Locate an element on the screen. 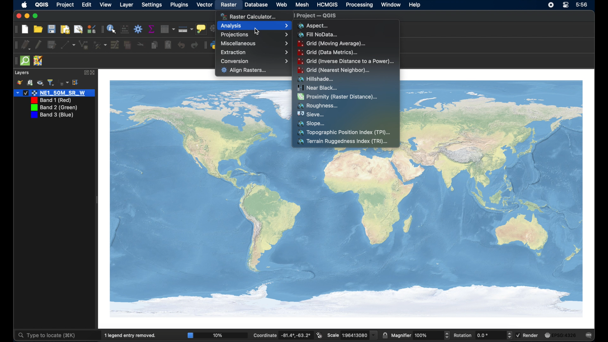 The width and height of the screenshot is (608, 342). modify attributes is located at coordinates (115, 45).